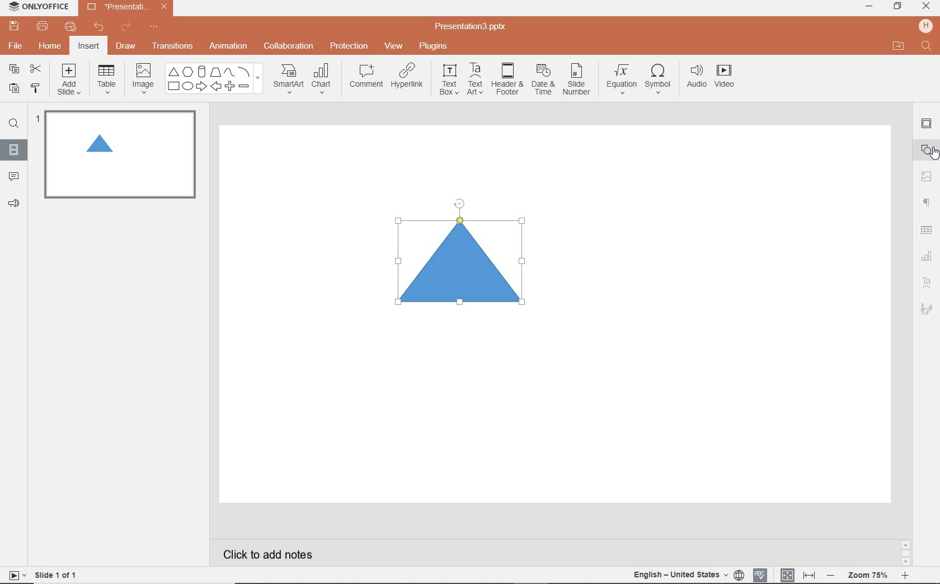  What do you see at coordinates (868, 7) in the screenshot?
I see `MINIMIZE` at bounding box center [868, 7].